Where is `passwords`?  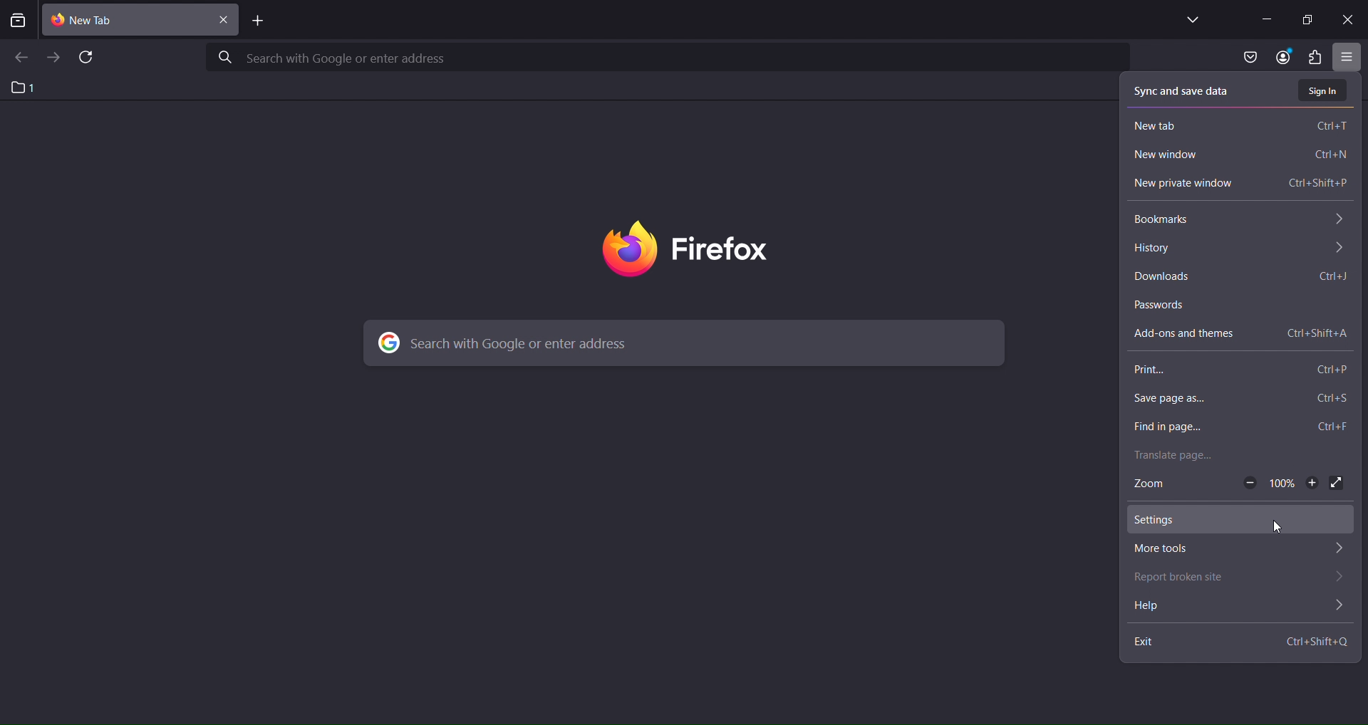 passwords is located at coordinates (1245, 307).